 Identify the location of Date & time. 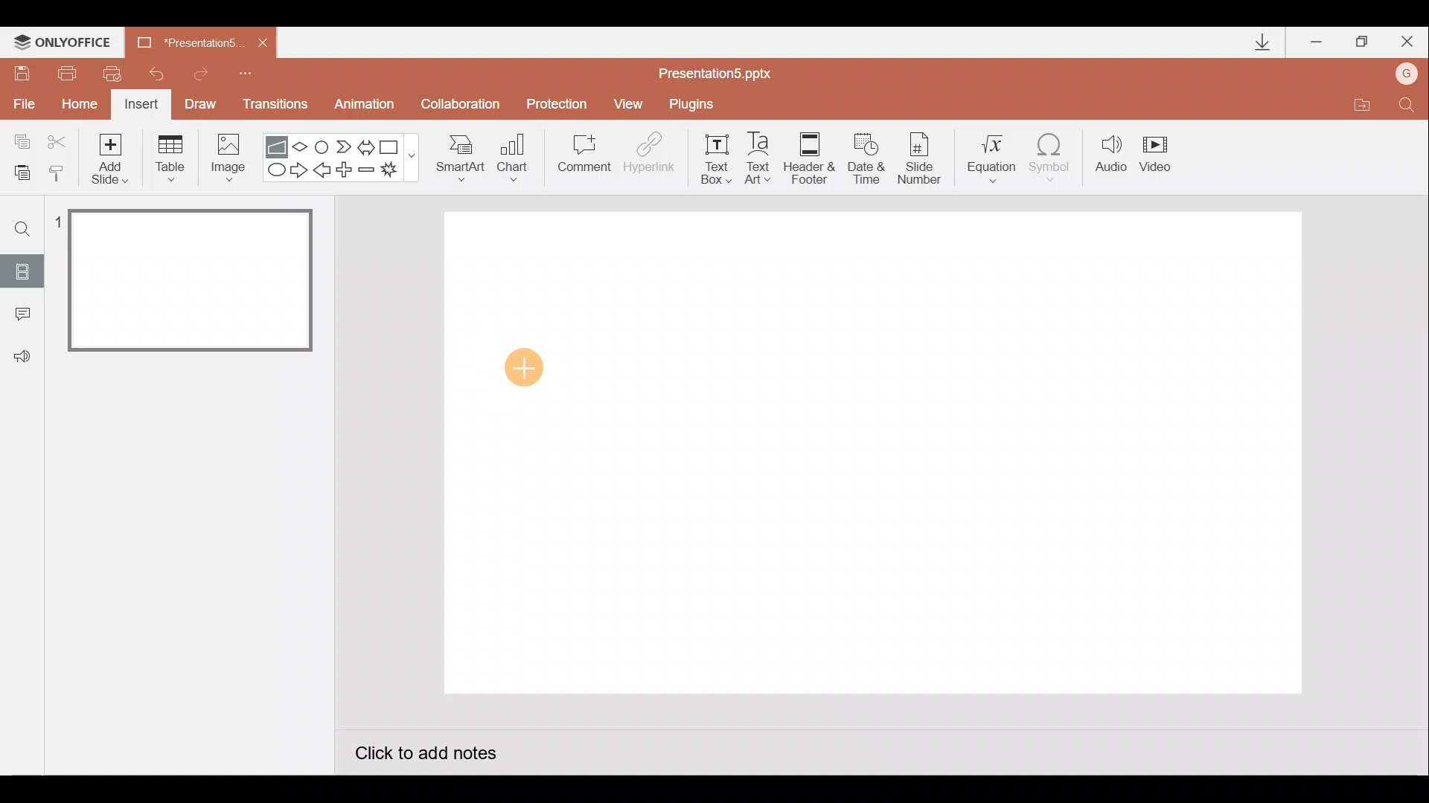
(865, 155).